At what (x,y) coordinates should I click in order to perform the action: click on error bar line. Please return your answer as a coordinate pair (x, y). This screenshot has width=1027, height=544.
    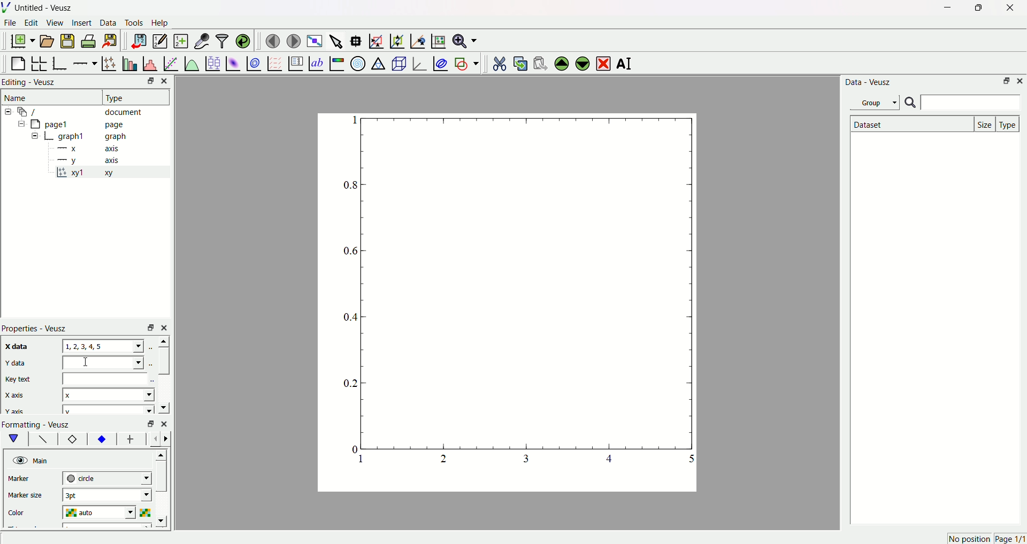
    Looking at the image, I should click on (131, 440).